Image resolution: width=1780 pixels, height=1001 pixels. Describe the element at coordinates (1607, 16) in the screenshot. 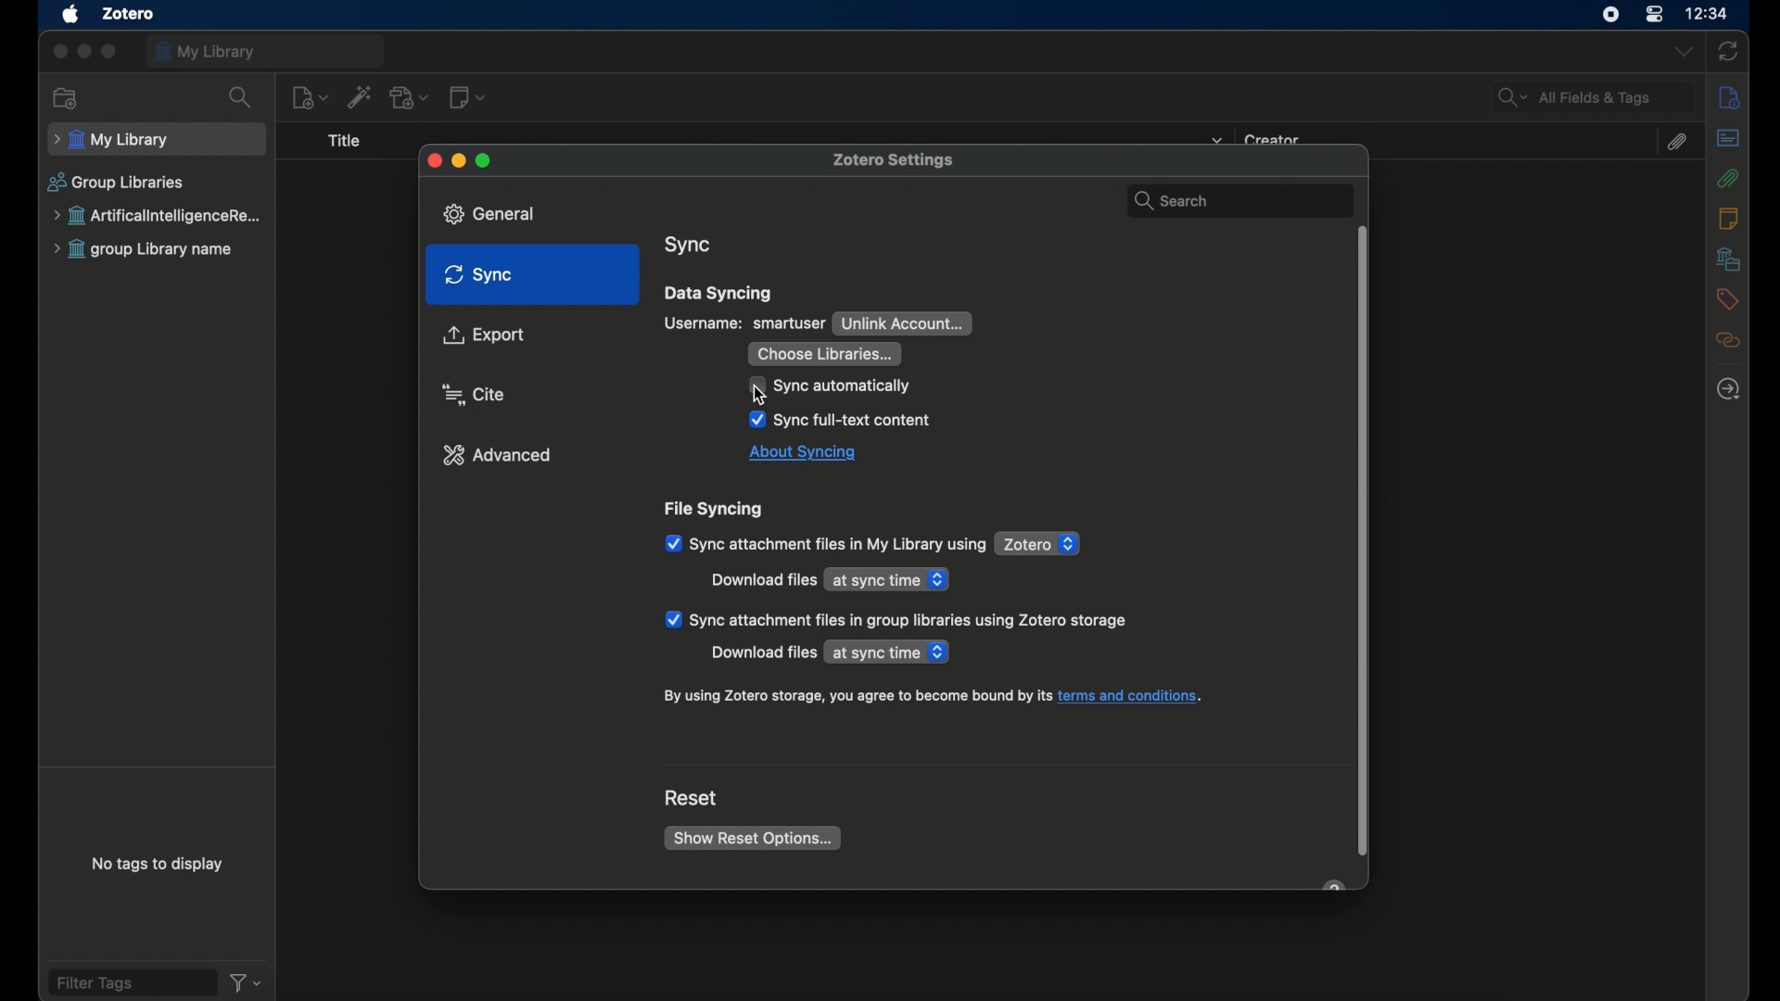

I see `screen recorder` at that location.